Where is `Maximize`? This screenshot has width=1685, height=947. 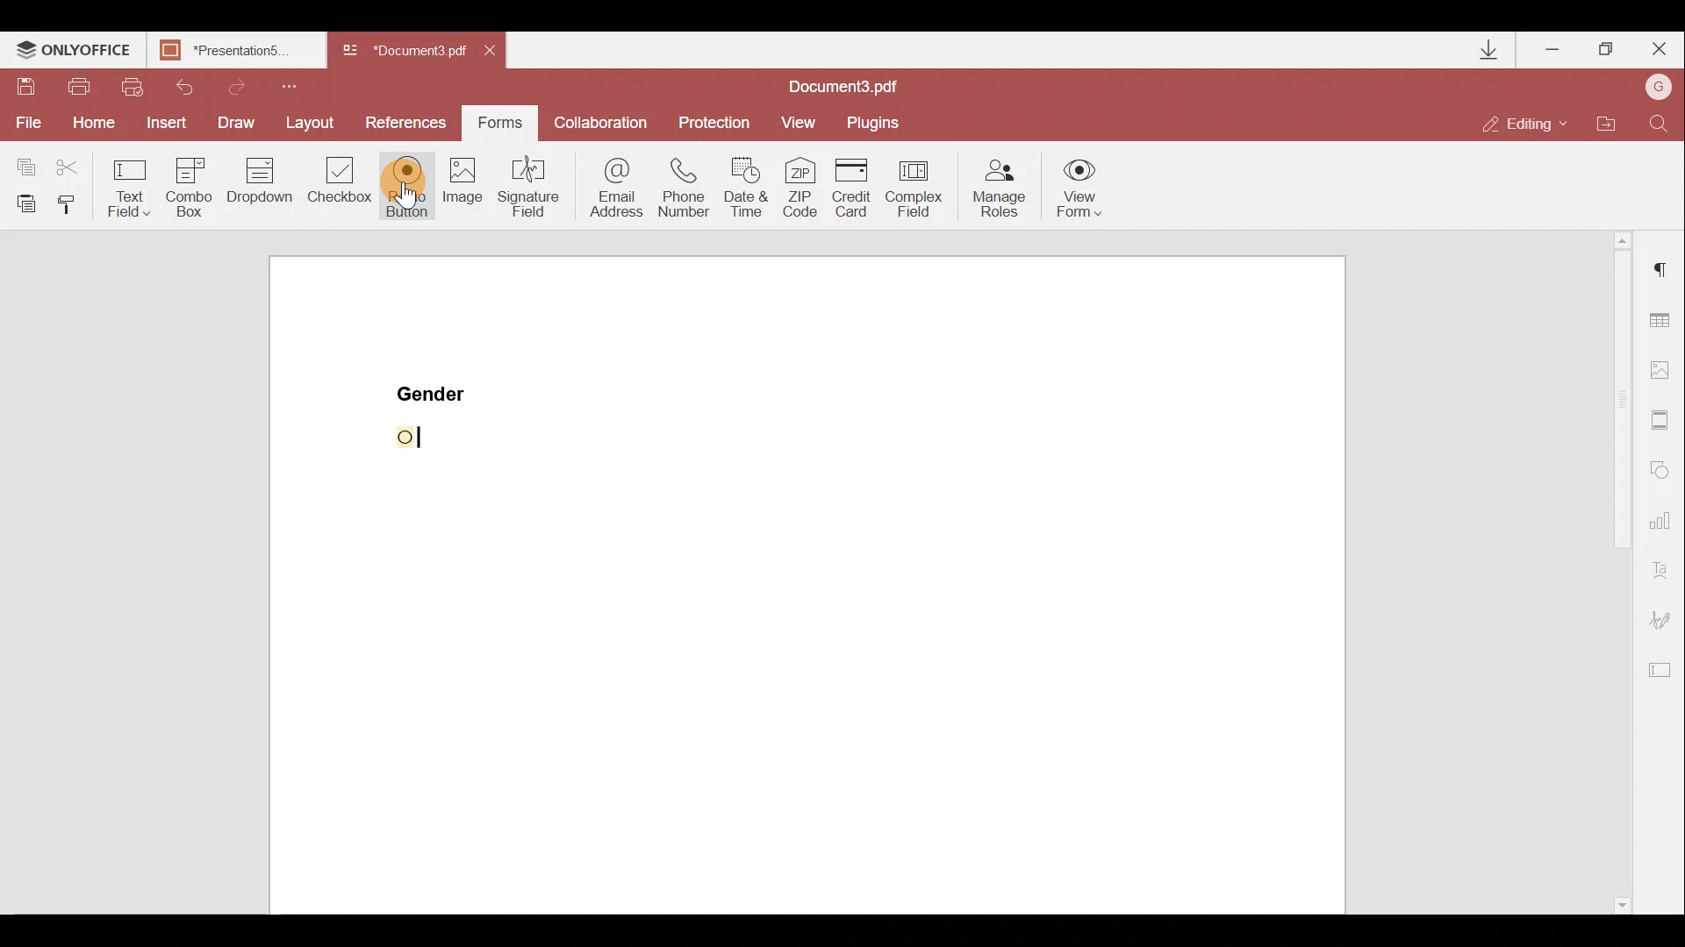 Maximize is located at coordinates (1608, 47).